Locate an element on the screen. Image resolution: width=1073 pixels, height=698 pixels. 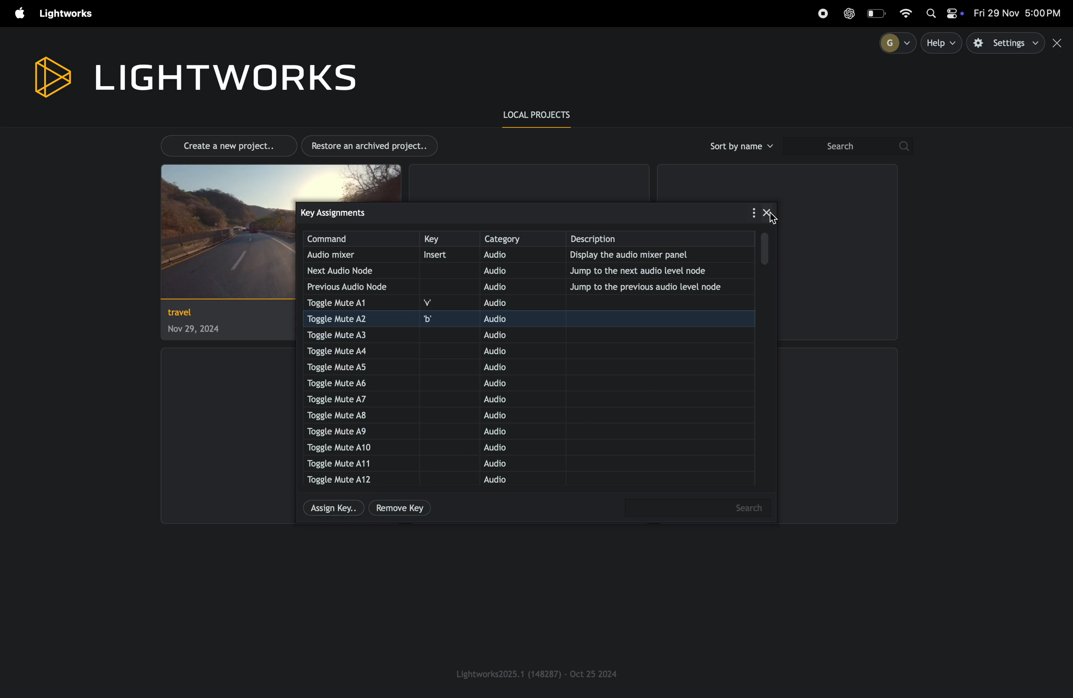
chatgpt is located at coordinates (849, 13).